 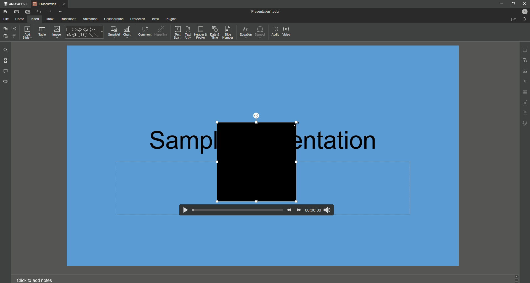 I want to click on Choose Styling, so click(x=15, y=36).